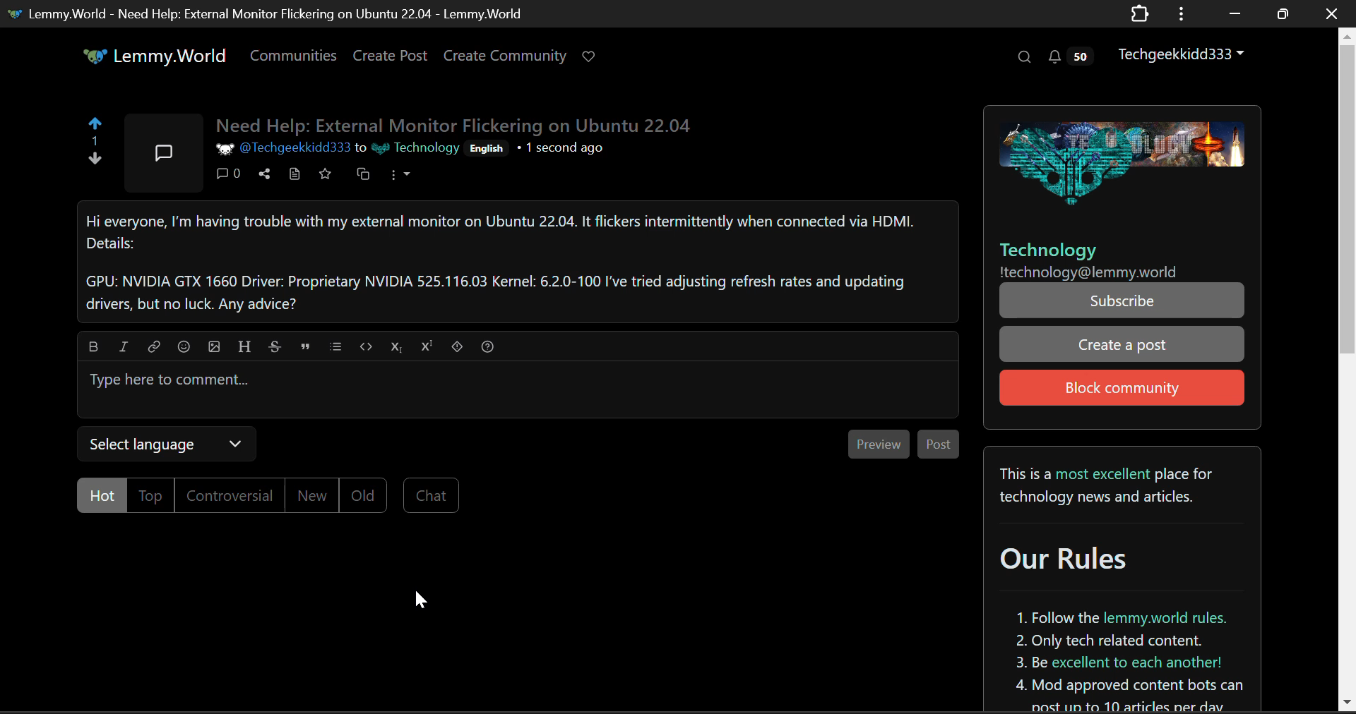 This screenshot has width=1356, height=714. Describe the element at coordinates (1122, 388) in the screenshot. I see `Block community` at that location.